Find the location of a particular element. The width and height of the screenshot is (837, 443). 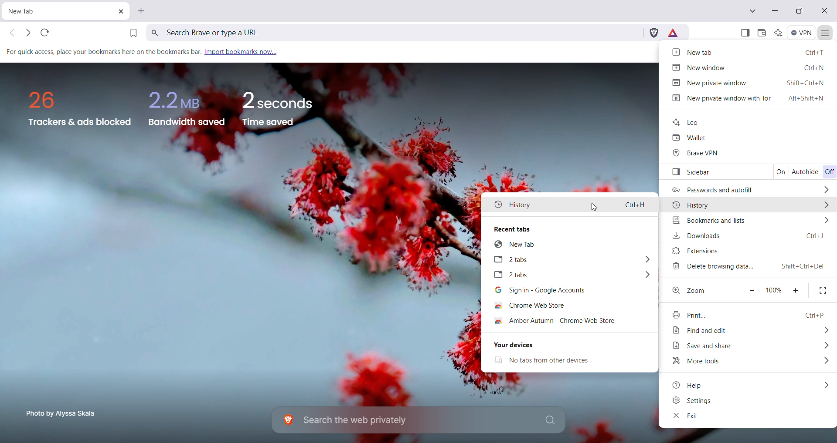

Wallet is located at coordinates (687, 138).